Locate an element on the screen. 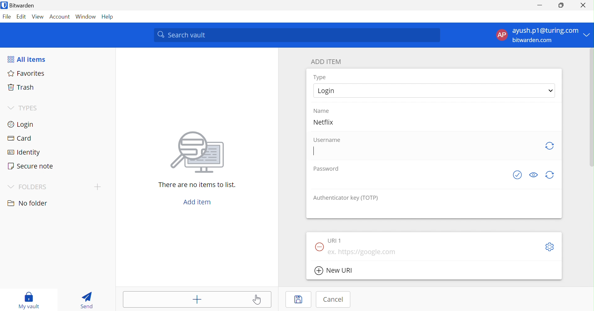 Image resolution: width=594 pixels, height=311 pixels. Bitwarden is located at coordinates (18, 5).